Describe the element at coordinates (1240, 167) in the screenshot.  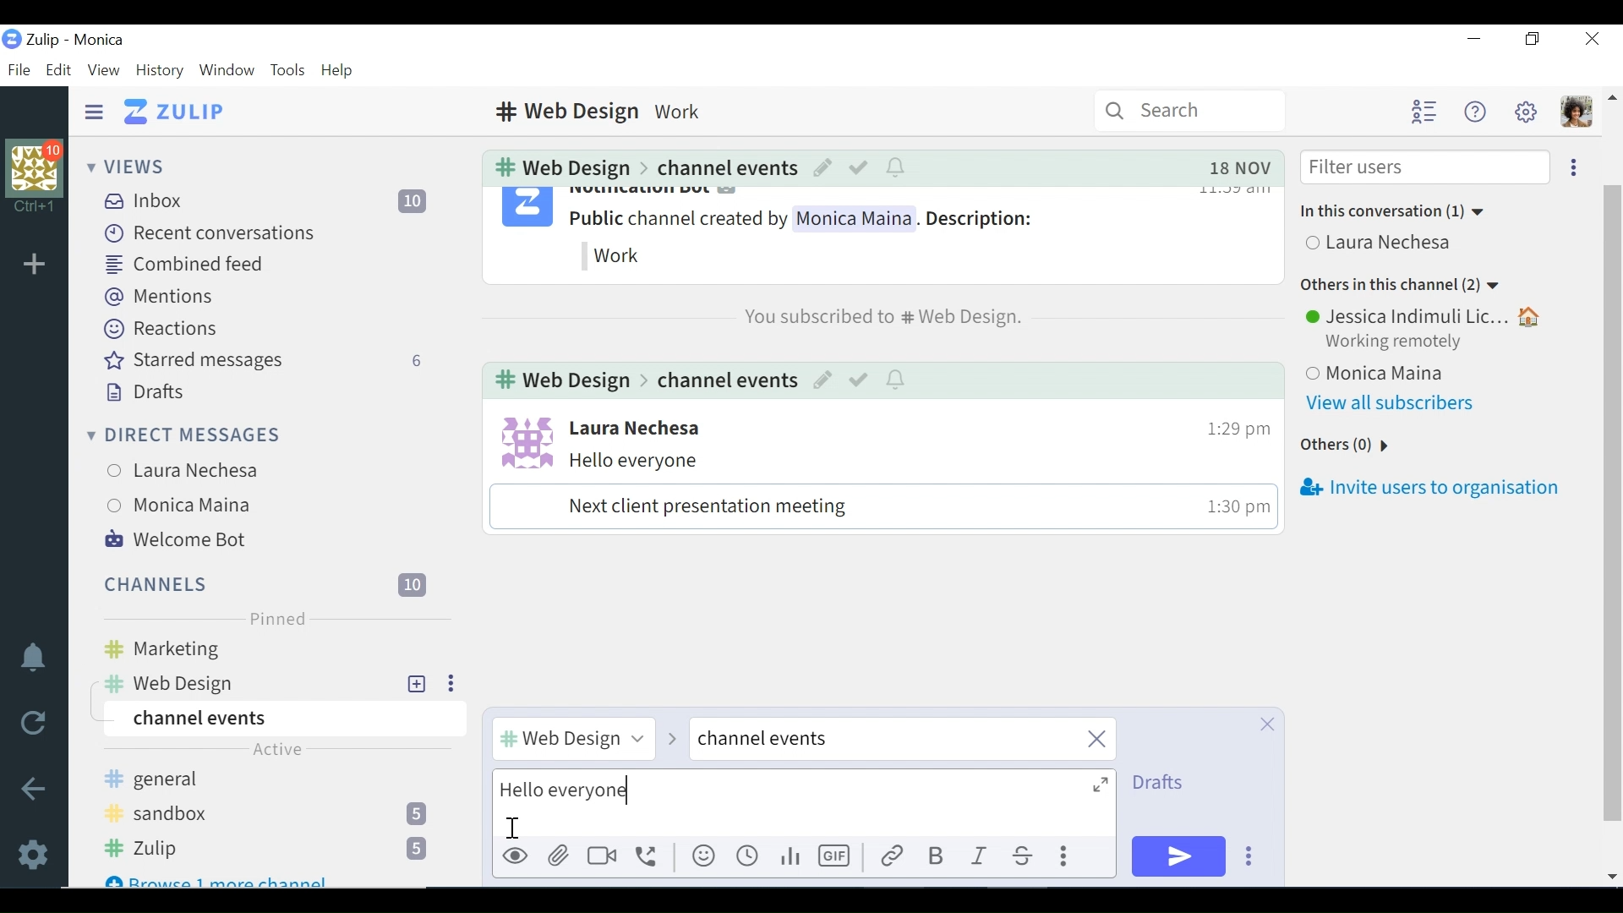
I see `Date` at that location.